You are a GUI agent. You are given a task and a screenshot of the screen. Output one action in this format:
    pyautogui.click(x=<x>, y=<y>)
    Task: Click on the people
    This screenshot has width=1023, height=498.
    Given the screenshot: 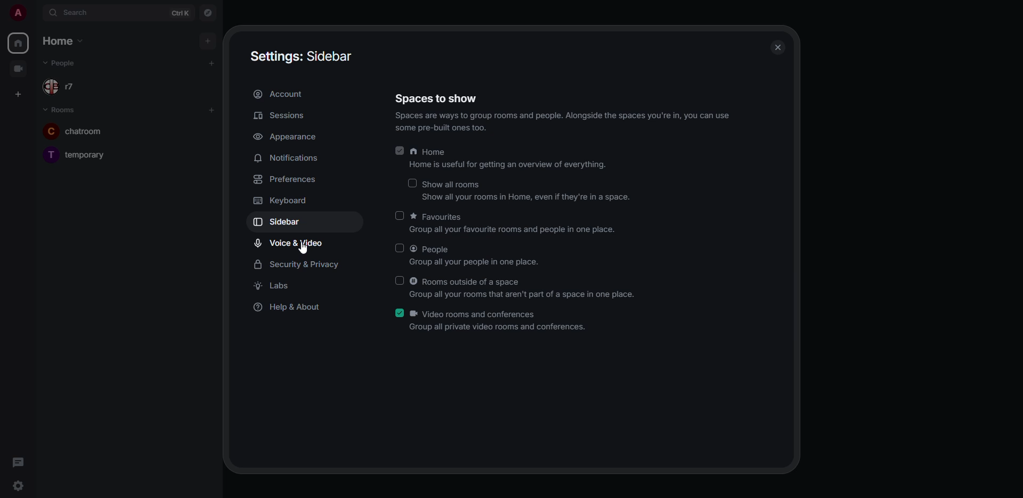 What is the action you would take?
    pyautogui.click(x=475, y=255)
    